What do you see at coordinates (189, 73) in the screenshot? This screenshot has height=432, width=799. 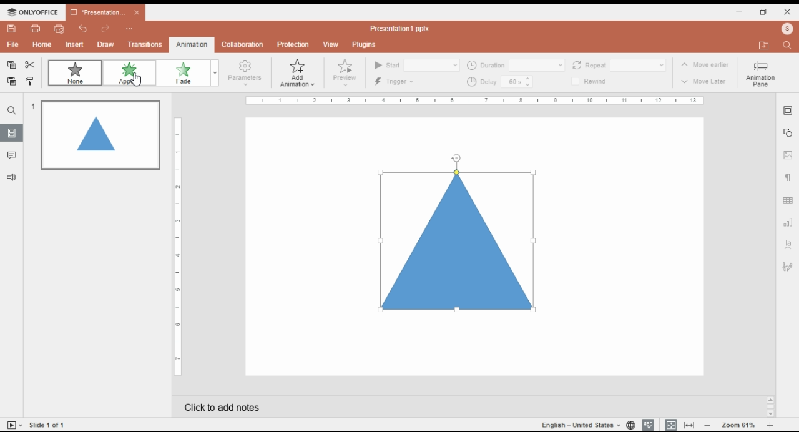 I see `fade` at bounding box center [189, 73].